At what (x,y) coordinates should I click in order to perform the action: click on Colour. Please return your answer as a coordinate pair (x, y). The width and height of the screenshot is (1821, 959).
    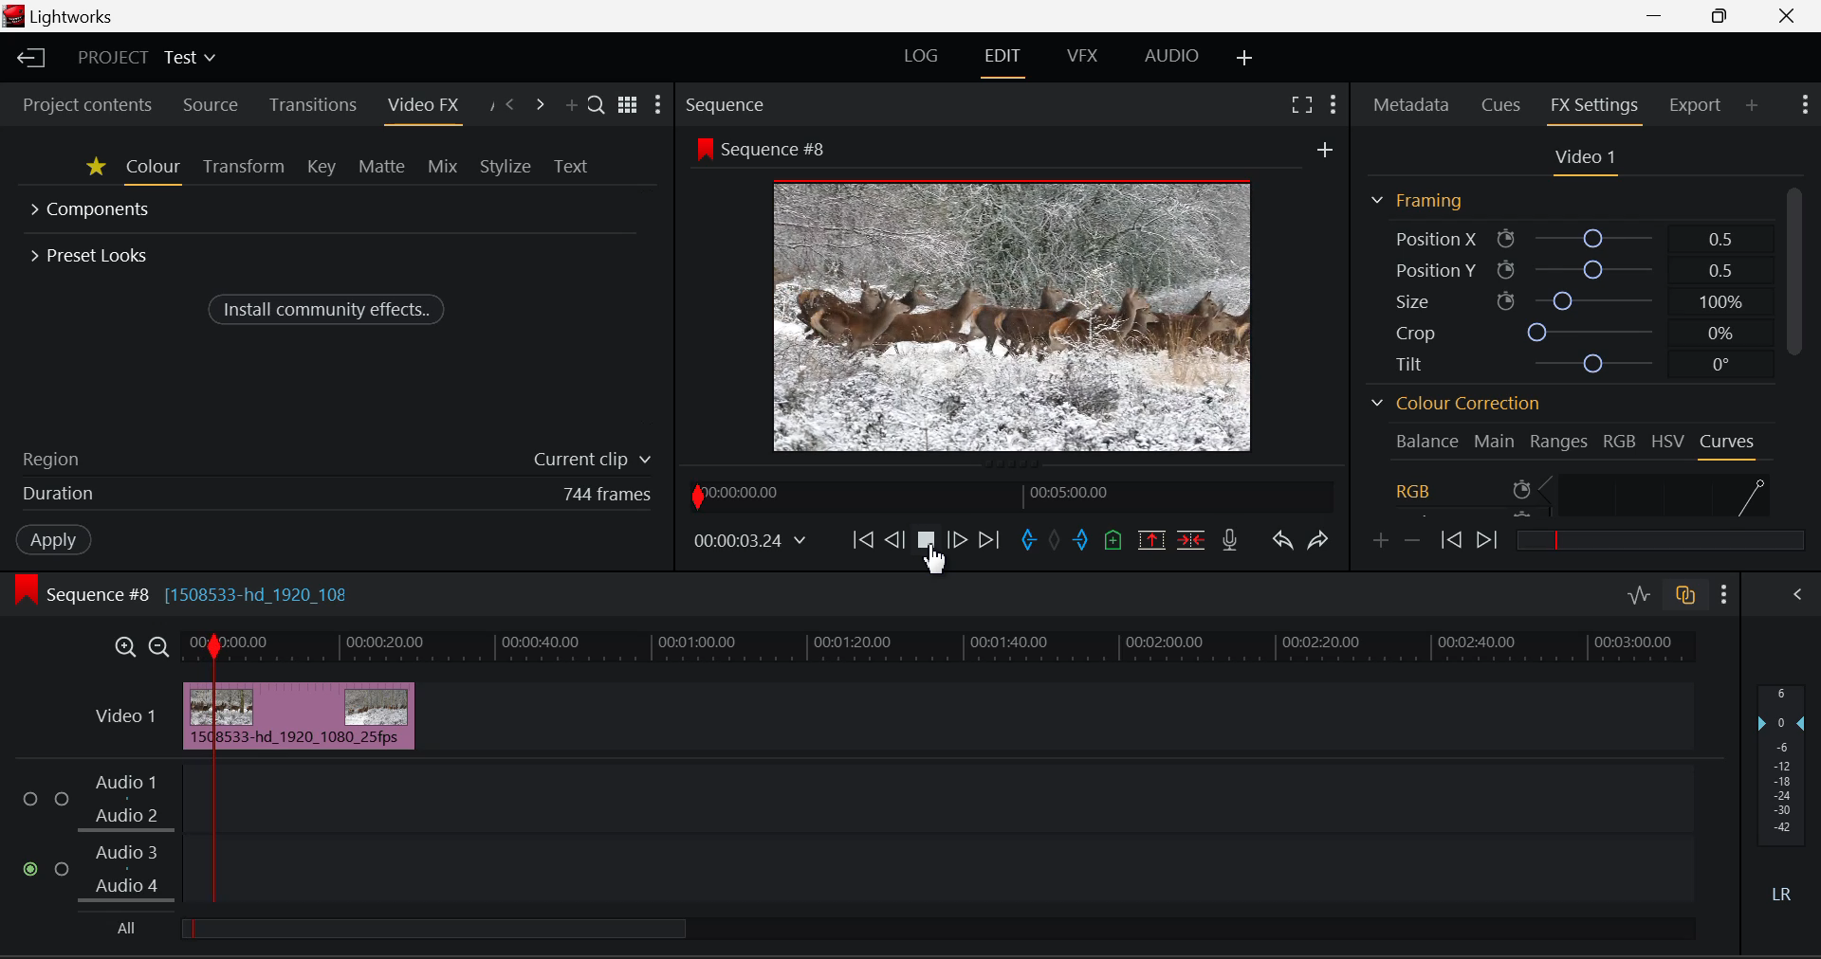
    Looking at the image, I should click on (154, 170).